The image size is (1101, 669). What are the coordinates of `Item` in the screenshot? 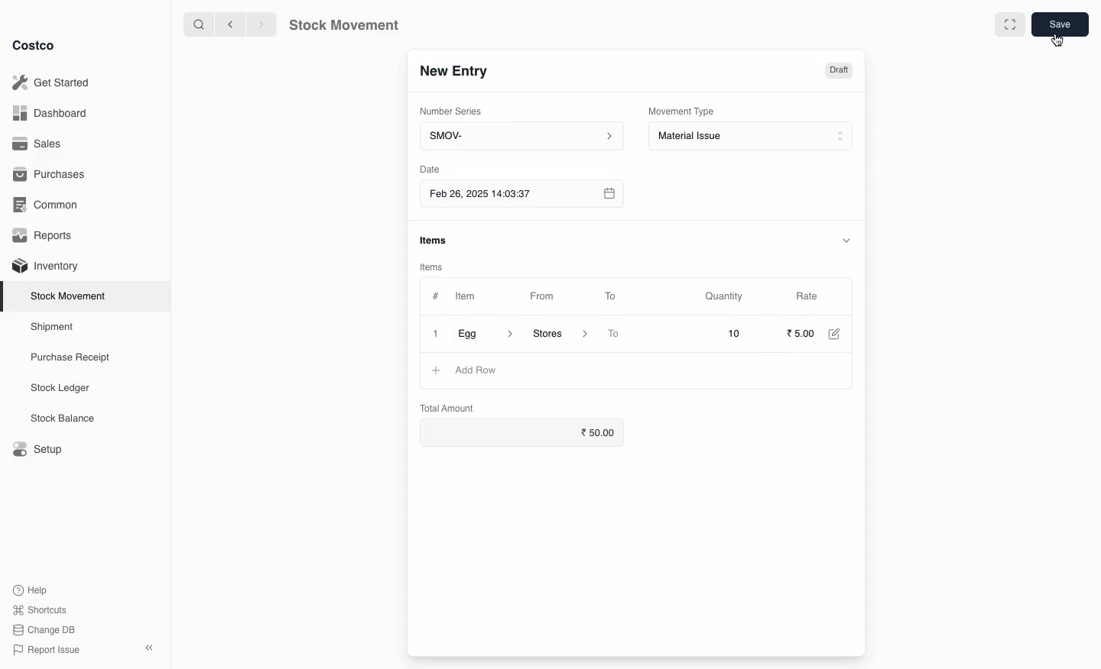 It's located at (473, 296).